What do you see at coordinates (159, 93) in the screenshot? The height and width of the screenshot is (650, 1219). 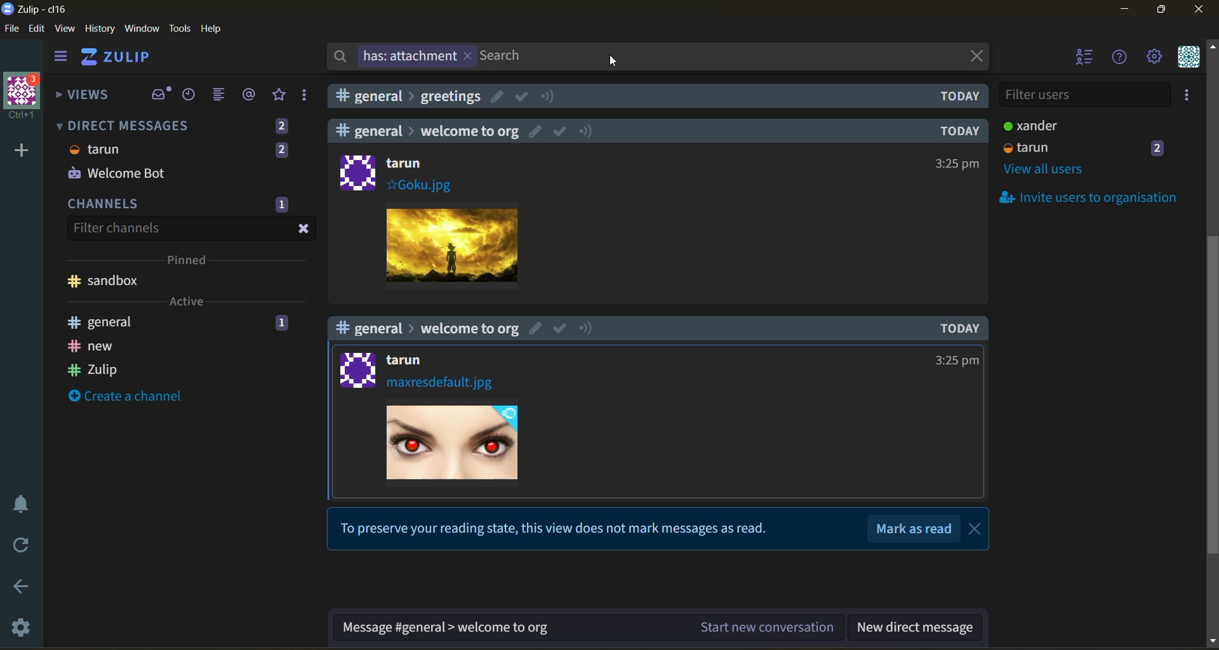 I see `inbox` at bounding box center [159, 93].